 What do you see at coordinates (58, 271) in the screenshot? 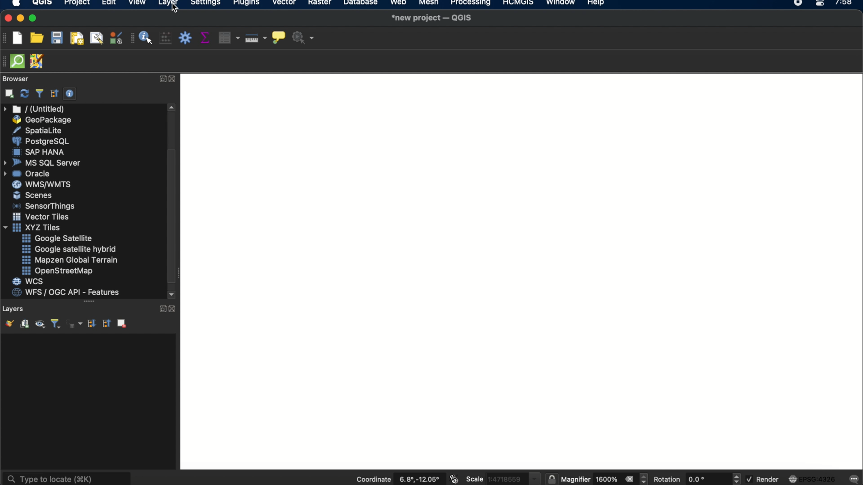
I see `openstreetmap` at bounding box center [58, 271].